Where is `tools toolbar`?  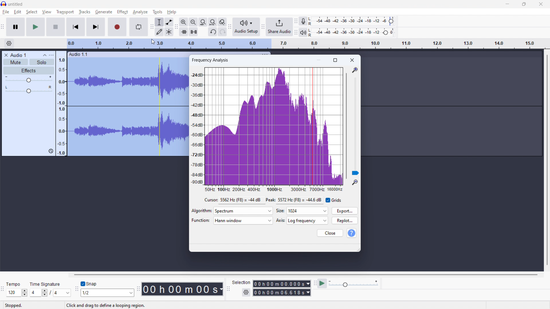
tools toolbar is located at coordinates (152, 27).